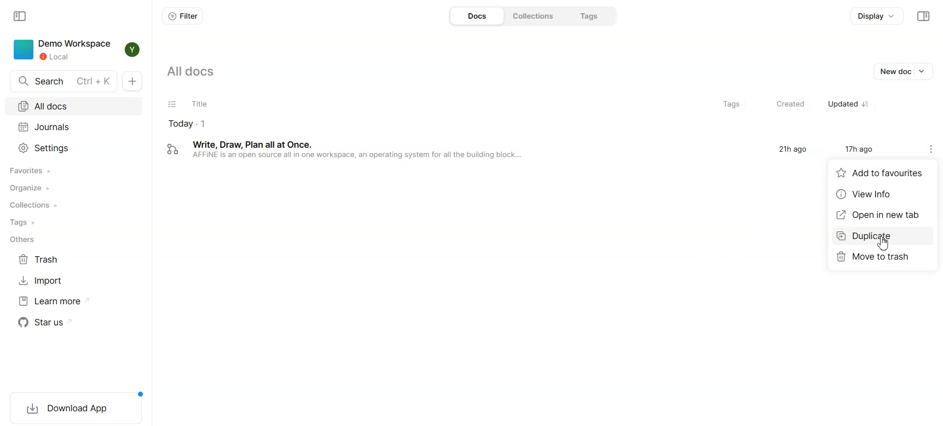 The image size is (943, 426). Describe the element at coordinates (75, 301) in the screenshot. I see `Learn more` at that location.